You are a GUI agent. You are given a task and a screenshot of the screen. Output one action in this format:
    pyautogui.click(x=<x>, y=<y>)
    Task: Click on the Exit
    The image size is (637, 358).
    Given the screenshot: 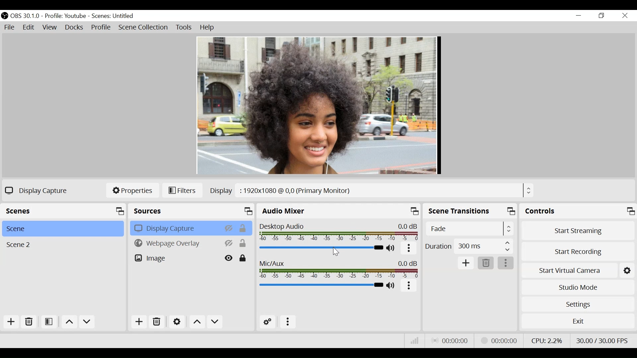 What is the action you would take?
    pyautogui.click(x=578, y=321)
    